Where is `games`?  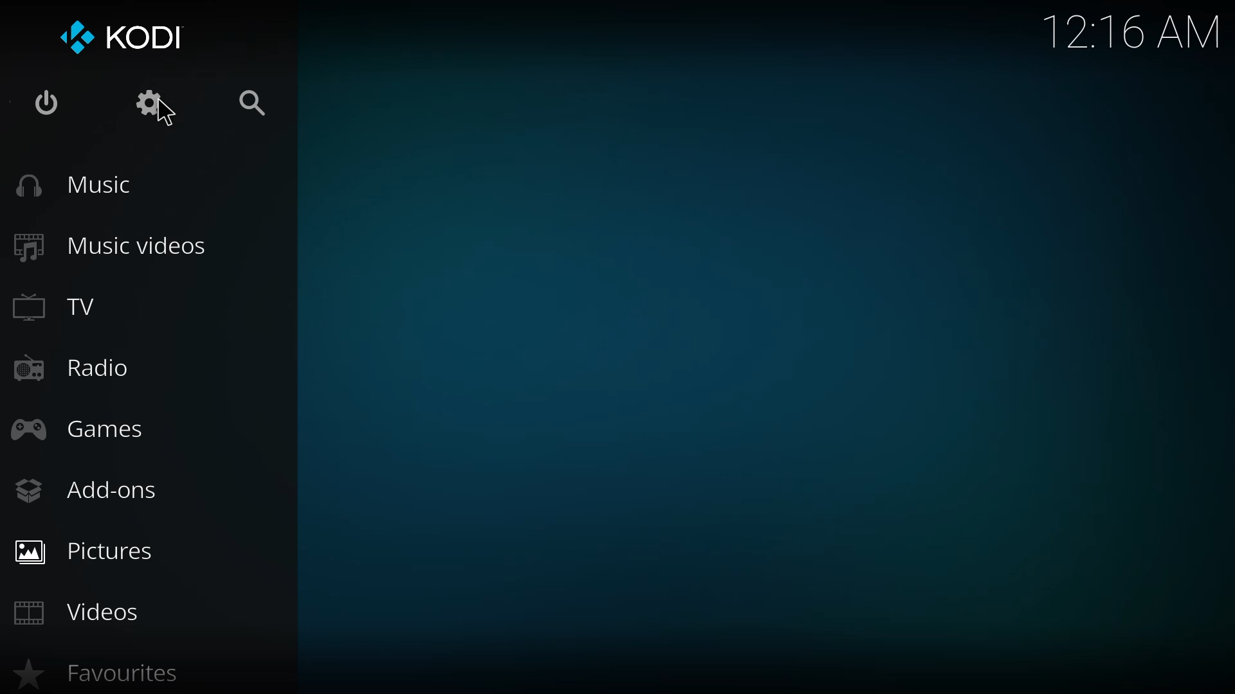 games is located at coordinates (89, 428).